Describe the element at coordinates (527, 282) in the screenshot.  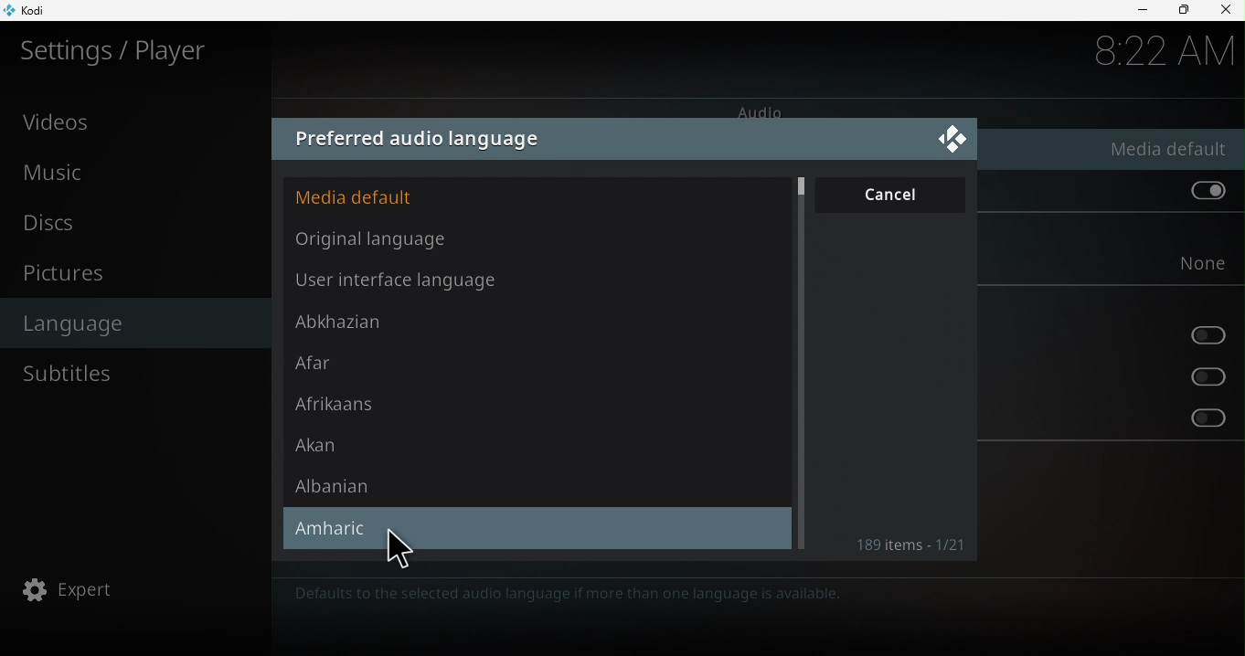
I see `User interface language` at that location.